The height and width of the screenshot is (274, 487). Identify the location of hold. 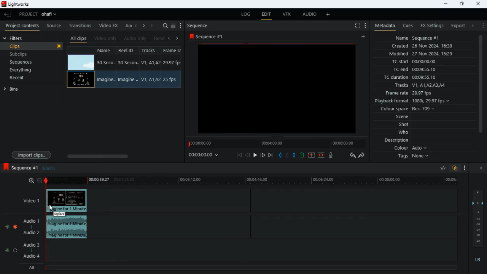
(287, 155).